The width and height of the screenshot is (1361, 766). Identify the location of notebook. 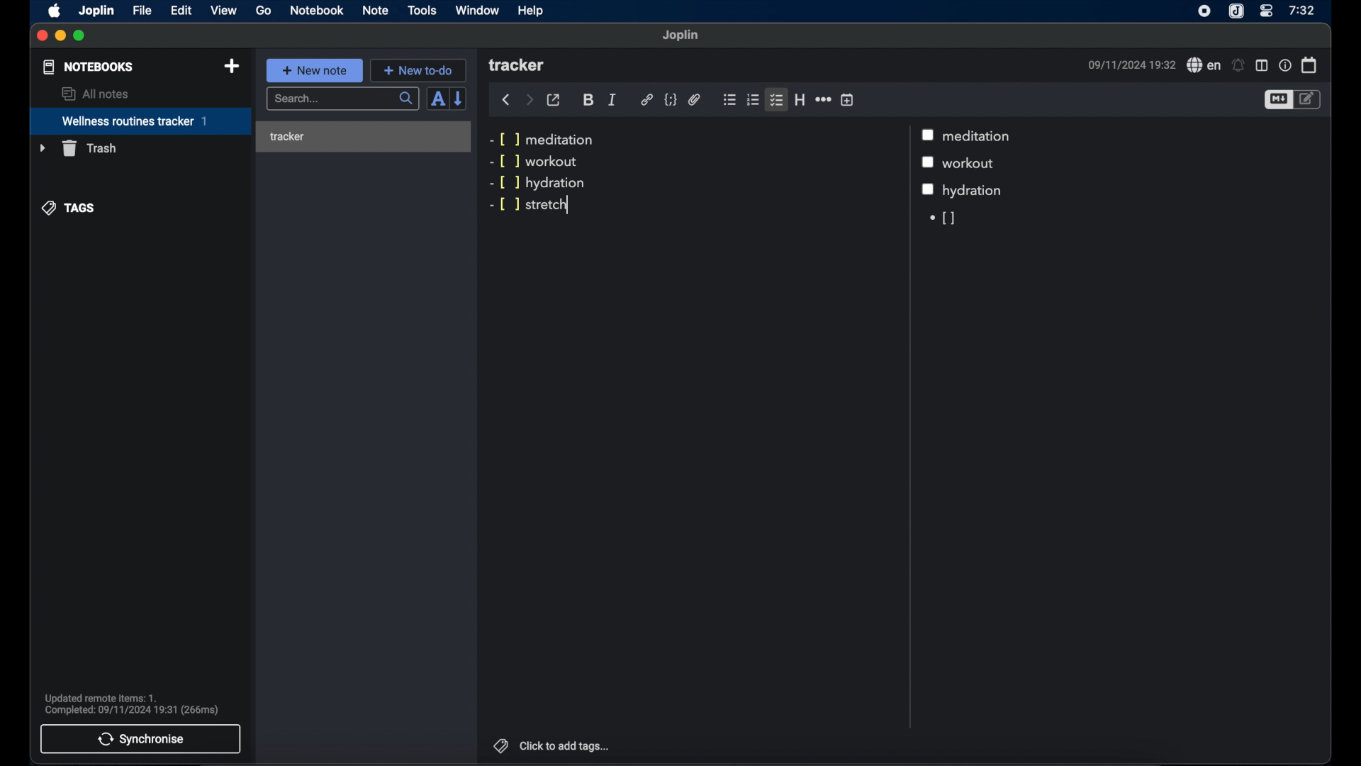
(317, 11).